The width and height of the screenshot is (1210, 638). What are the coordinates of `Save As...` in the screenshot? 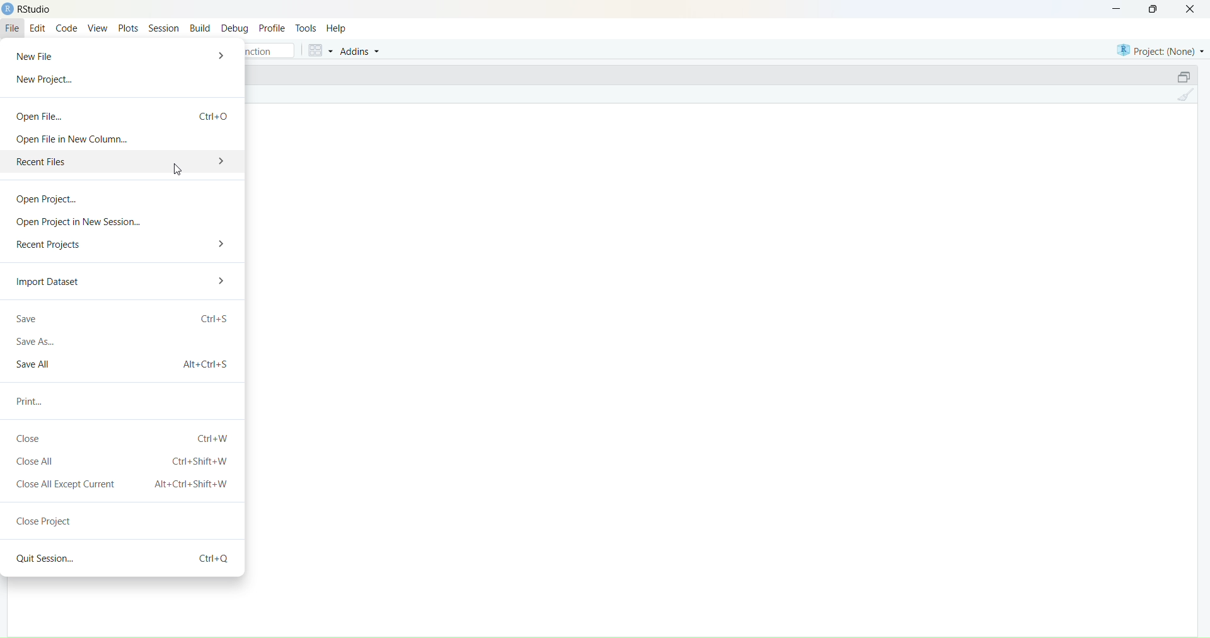 It's located at (34, 342).